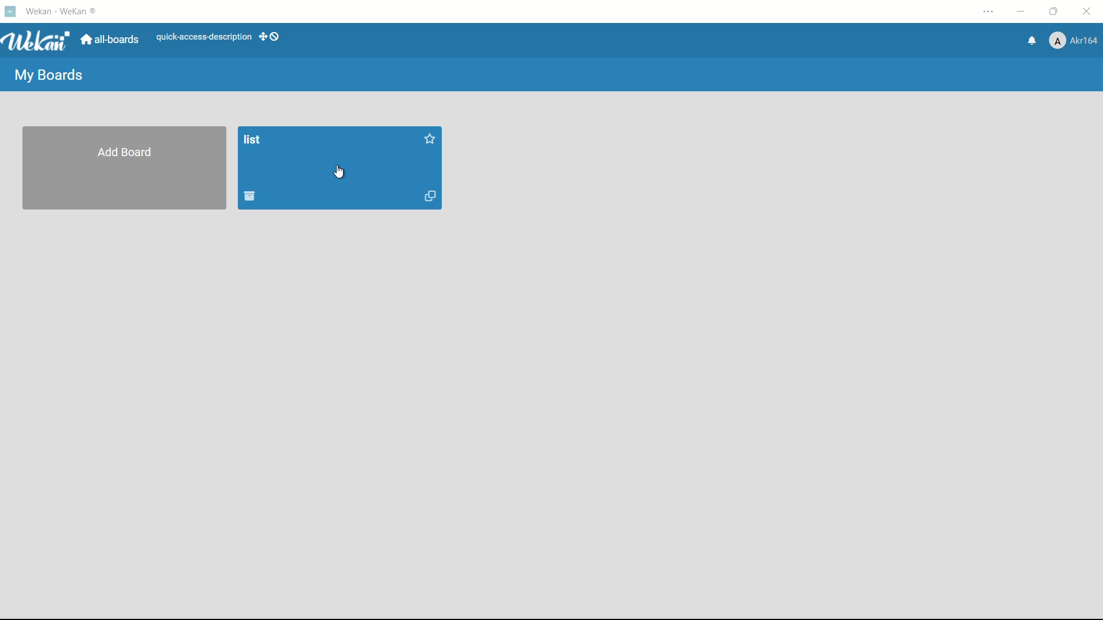 Image resolution: width=1103 pixels, height=620 pixels. What do you see at coordinates (1074, 40) in the screenshot?
I see `profile` at bounding box center [1074, 40].